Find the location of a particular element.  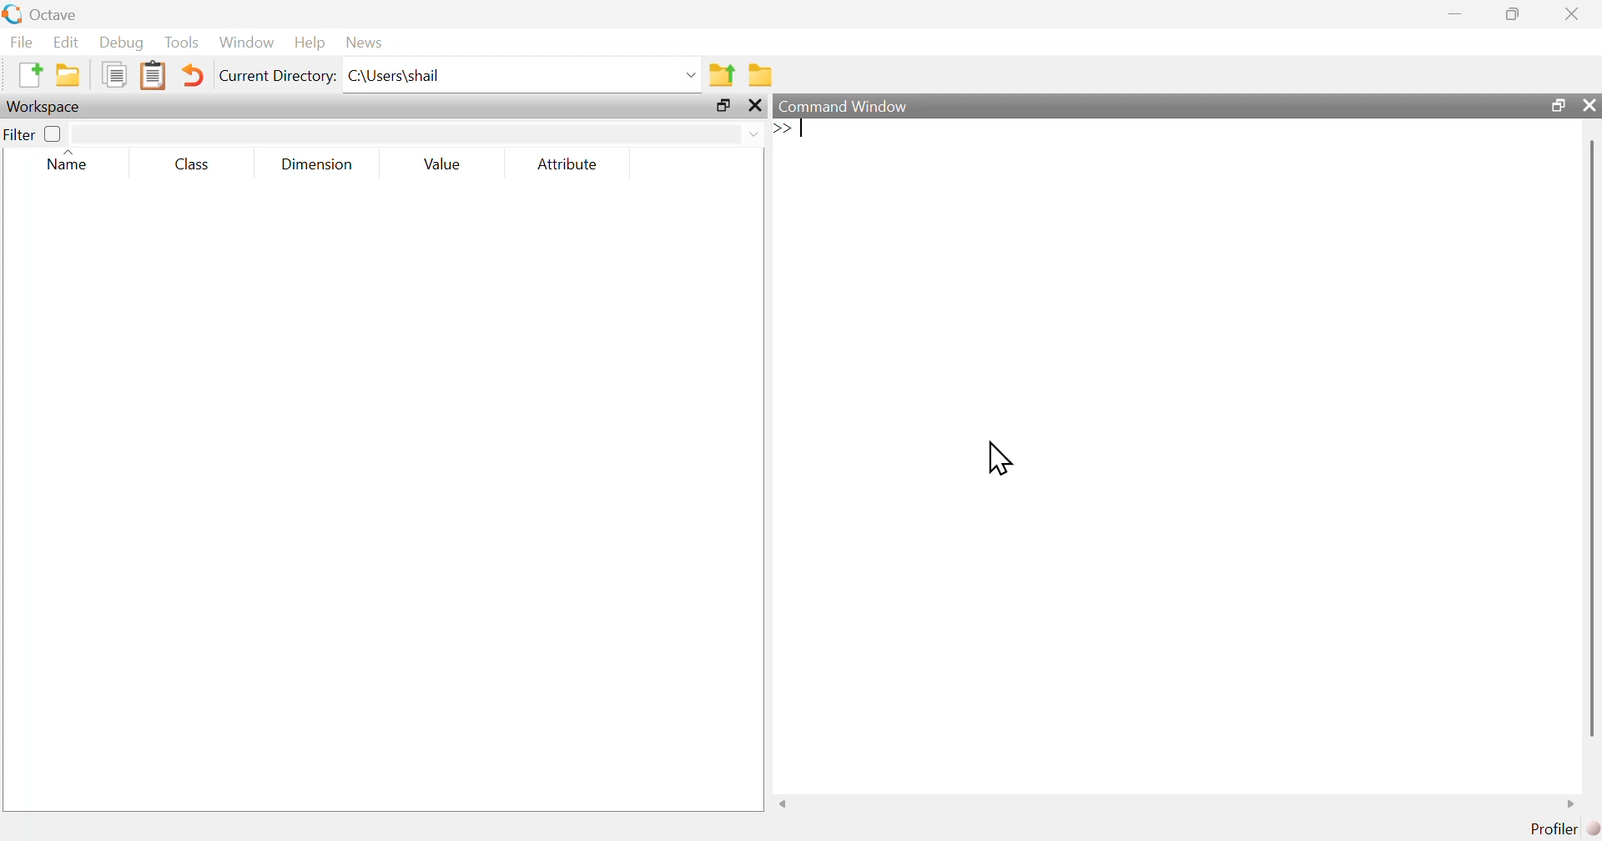

maximize is located at coordinates (723, 106).